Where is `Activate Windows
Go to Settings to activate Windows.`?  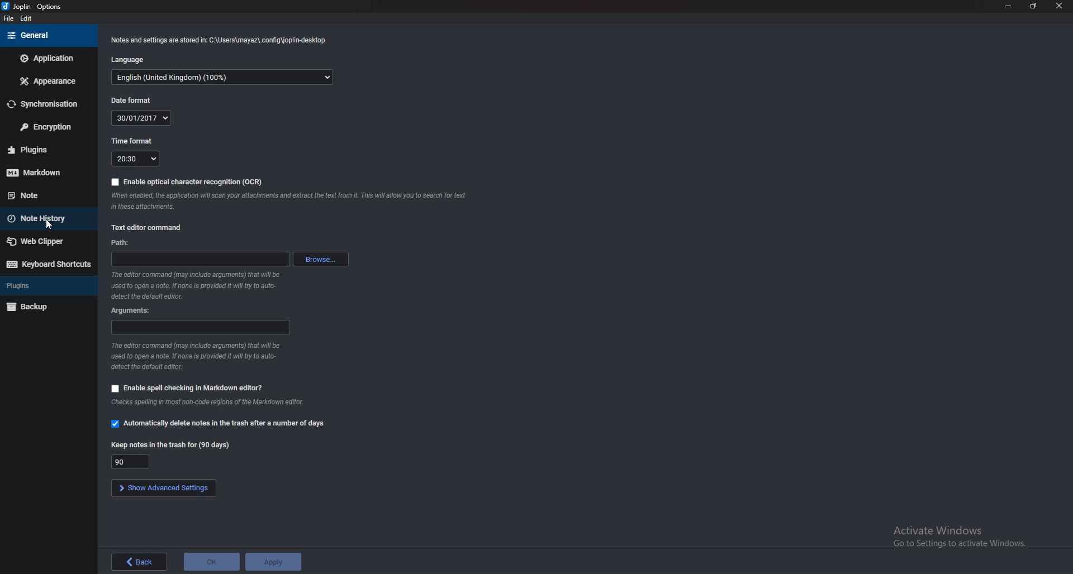
Activate Windows
Go to Settings to activate Windows. is located at coordinates (957, 537).